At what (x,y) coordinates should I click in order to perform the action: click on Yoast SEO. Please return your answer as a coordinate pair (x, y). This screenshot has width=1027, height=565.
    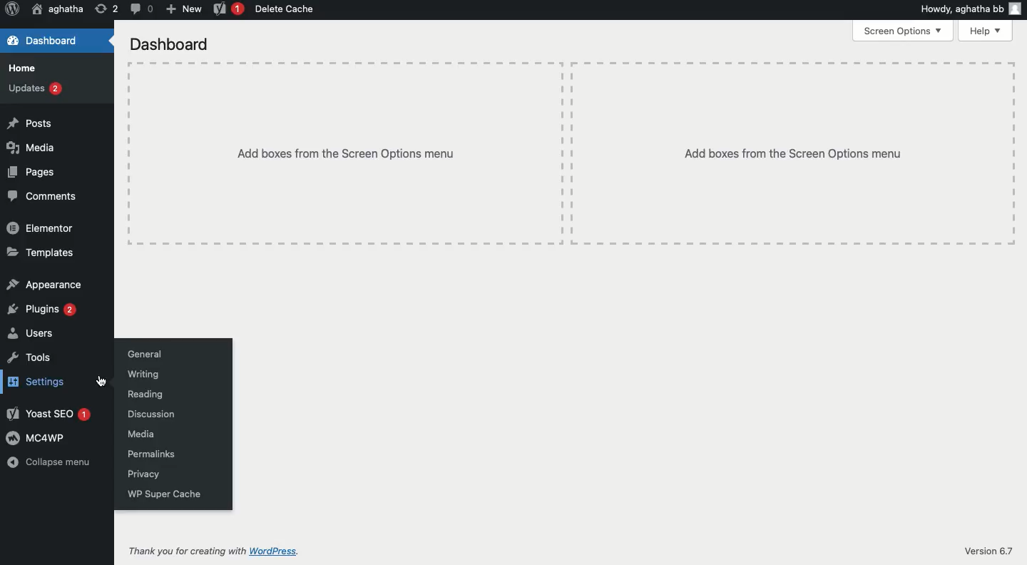
    Looking at the image, I should click on (48, 413).